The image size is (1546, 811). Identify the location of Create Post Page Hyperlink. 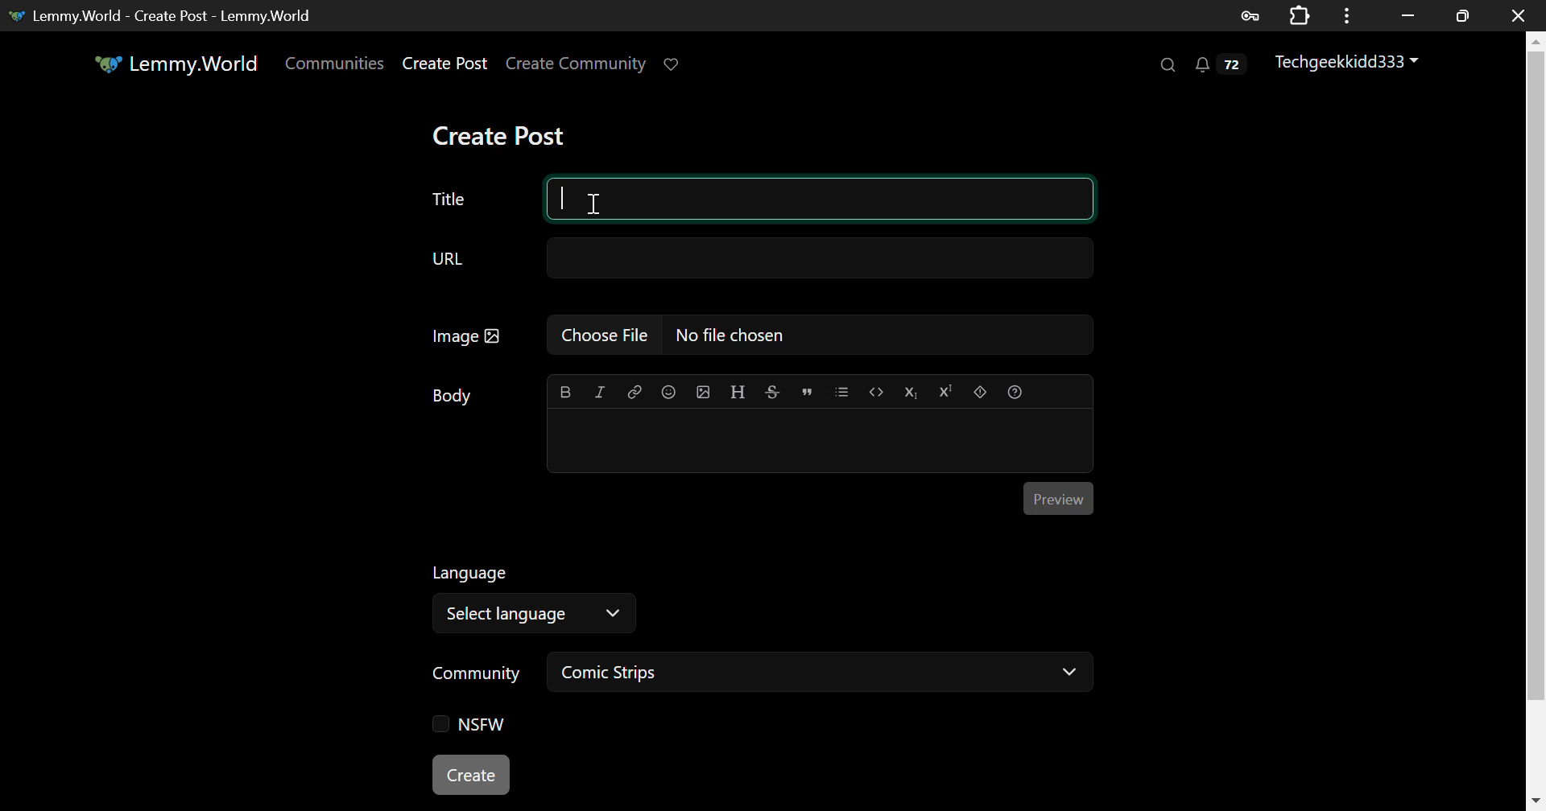
(449, 63).